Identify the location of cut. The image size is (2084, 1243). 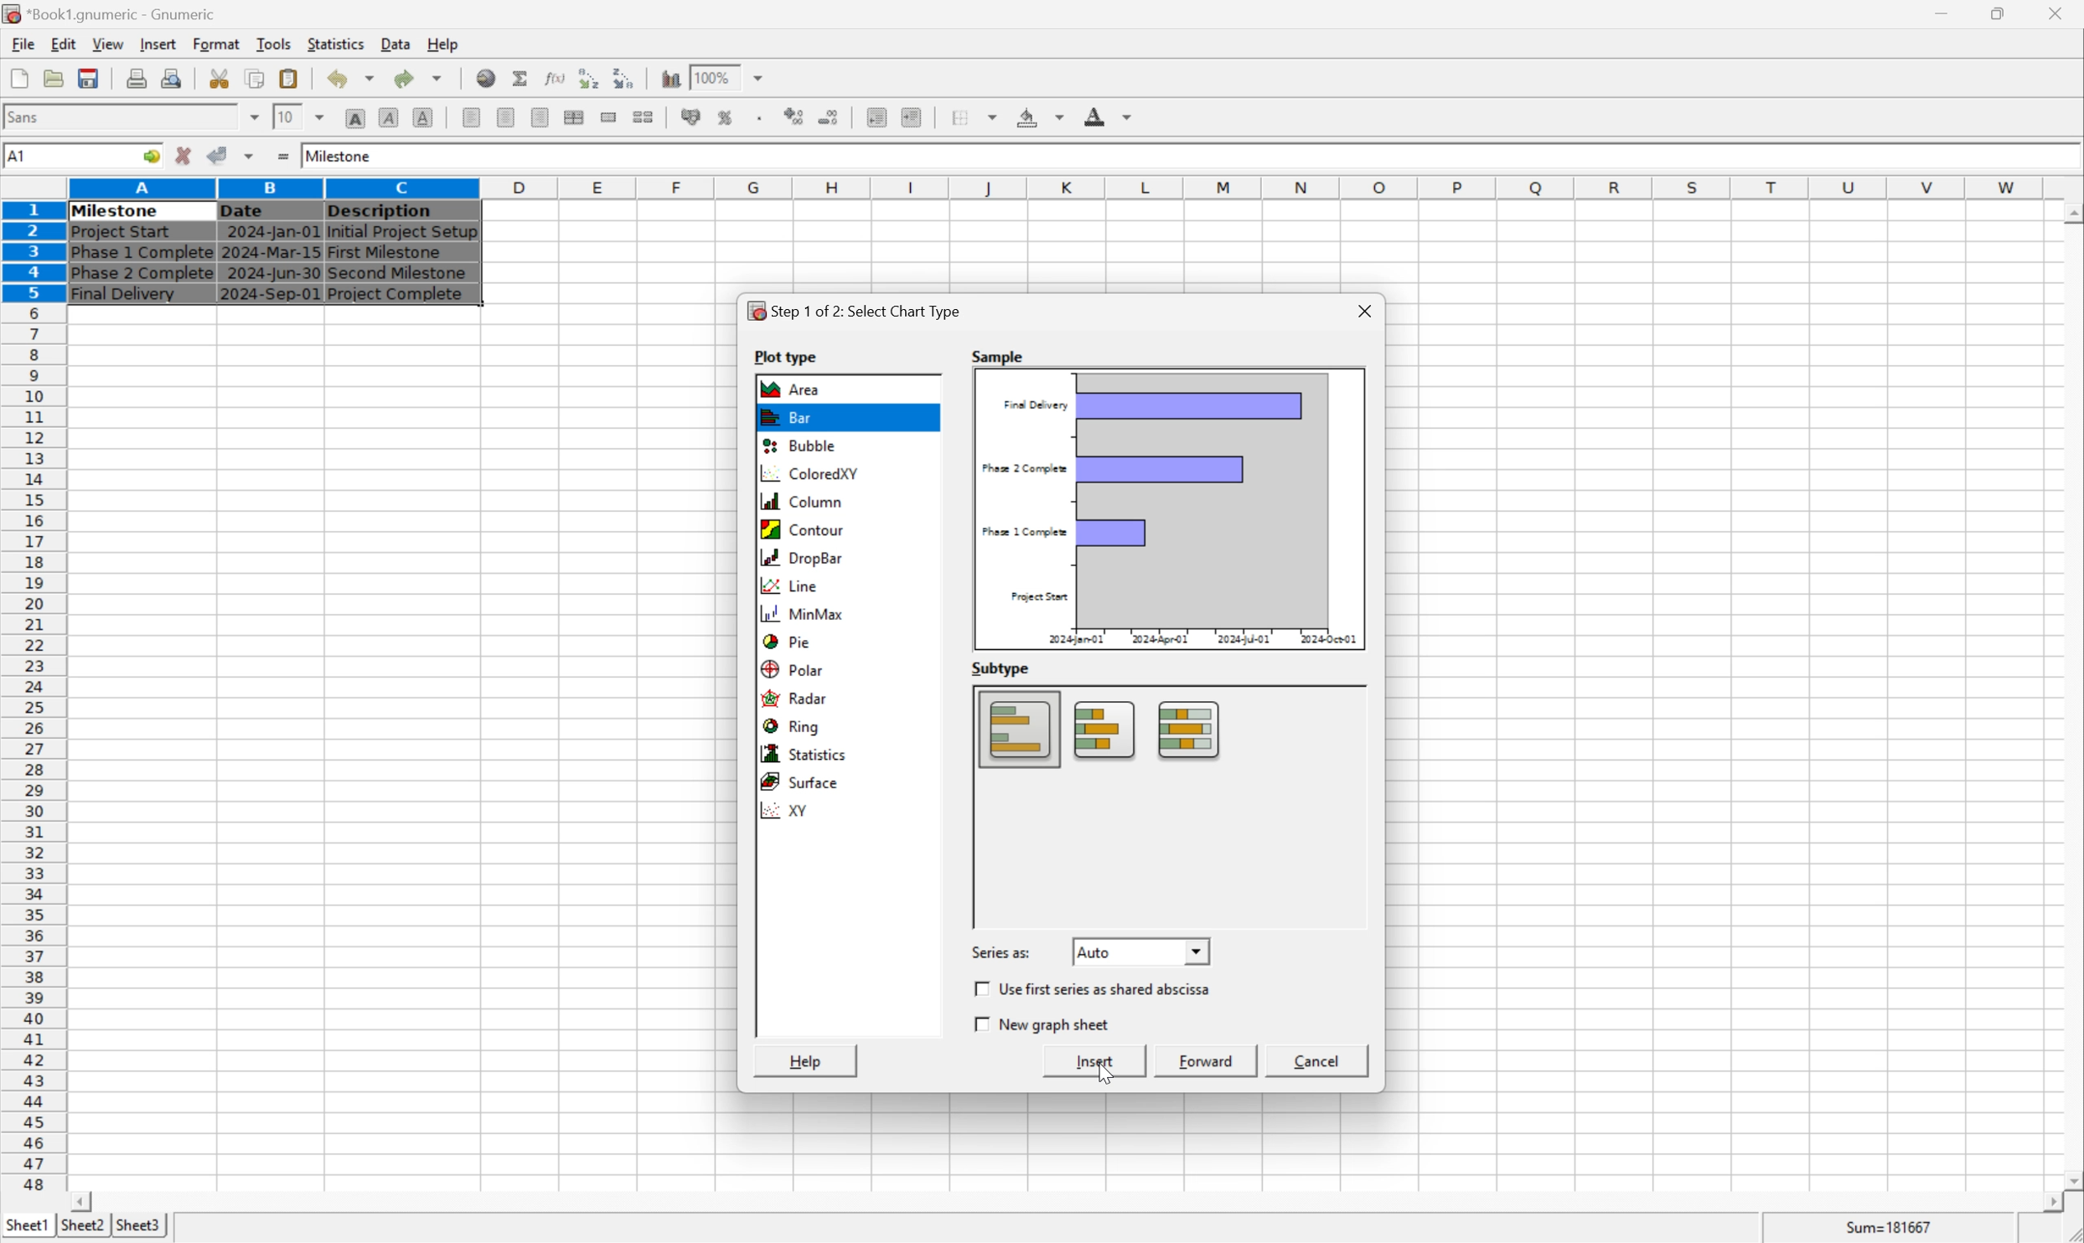
(220, 78).